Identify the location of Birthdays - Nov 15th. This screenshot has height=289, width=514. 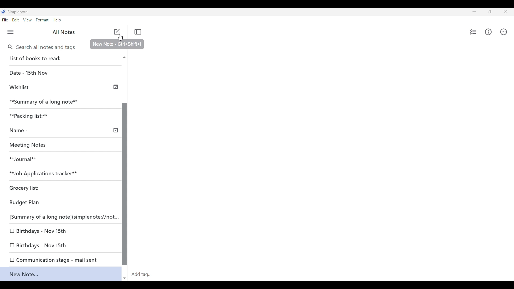
(40, 245).